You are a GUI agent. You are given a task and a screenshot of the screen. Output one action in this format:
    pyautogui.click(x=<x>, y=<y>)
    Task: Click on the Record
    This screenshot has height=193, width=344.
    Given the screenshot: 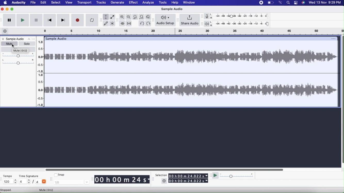 What is the action you would take?
    pyautogui.click(x=78, y=20)
    